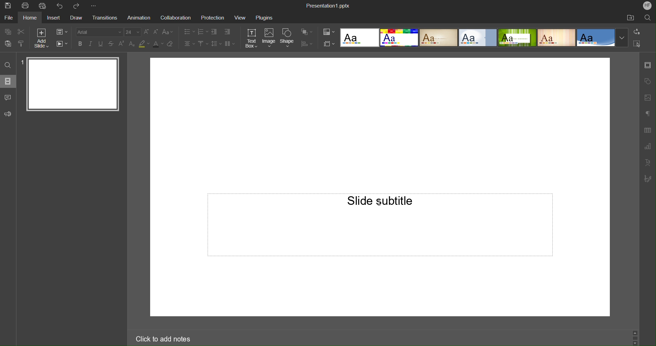 Image resolution: width=656 pixels, height=346 pixels. What do you see at coordinates (8, 115) in the screenshot?
I see `Feedback and Support` at bounding box center [8, 115].